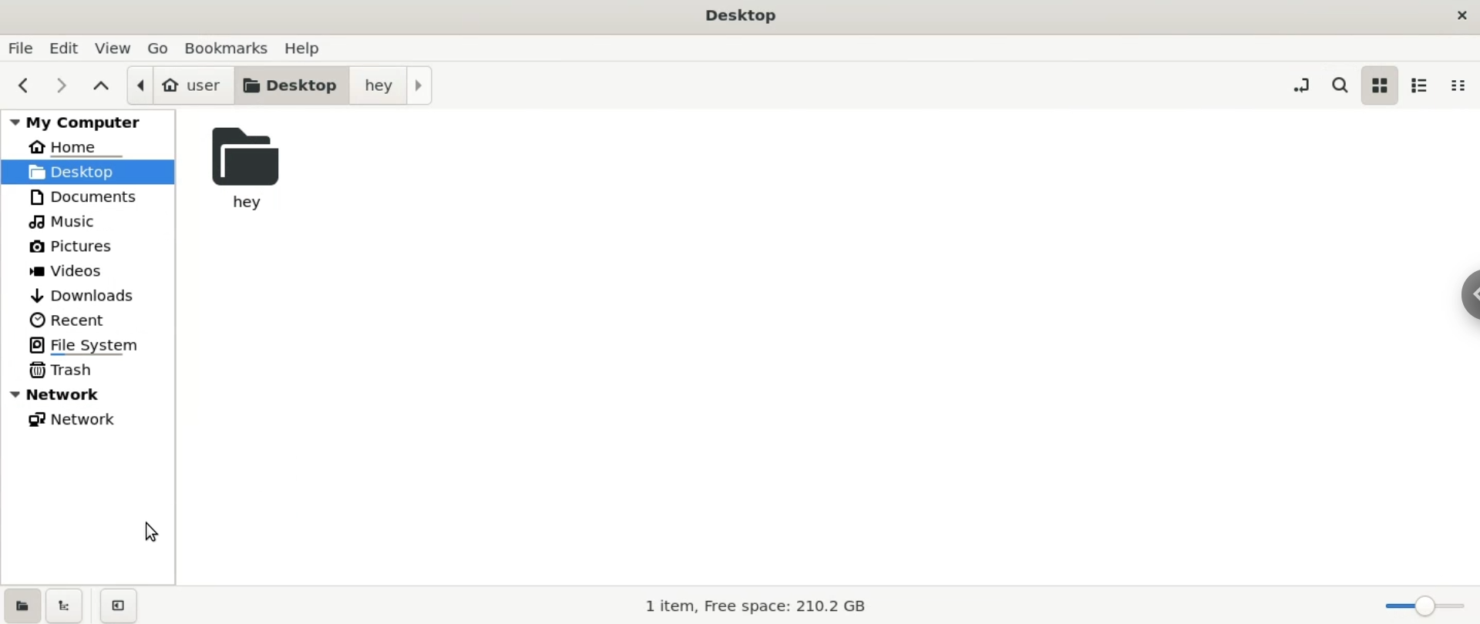 The height and width of the screenshot is (624, 1480). What do you see at coordinates (153, 532) in the screenshot?
I see `cursor` at bounding box center [153, 532].